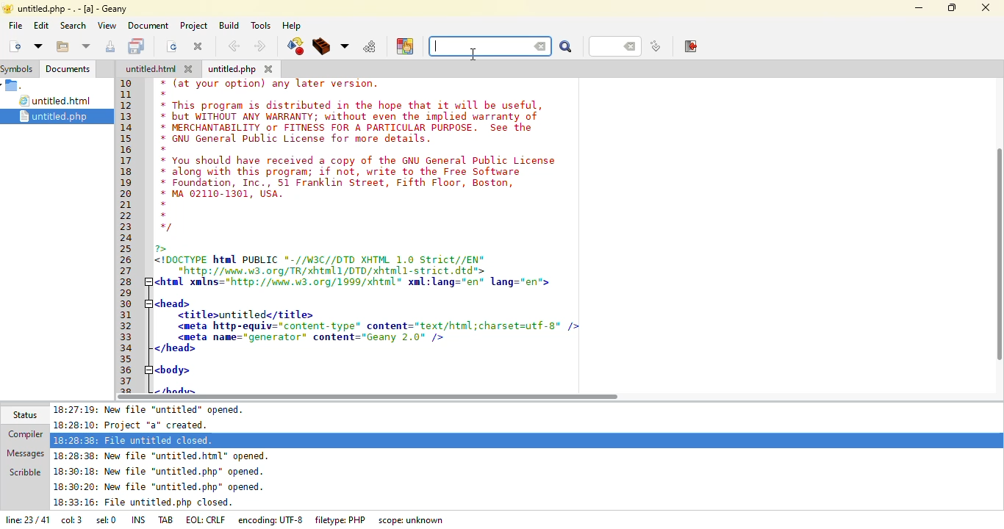 The width and height of the screenshot is (1004, 529). I want to click on */, so click(166, 228).